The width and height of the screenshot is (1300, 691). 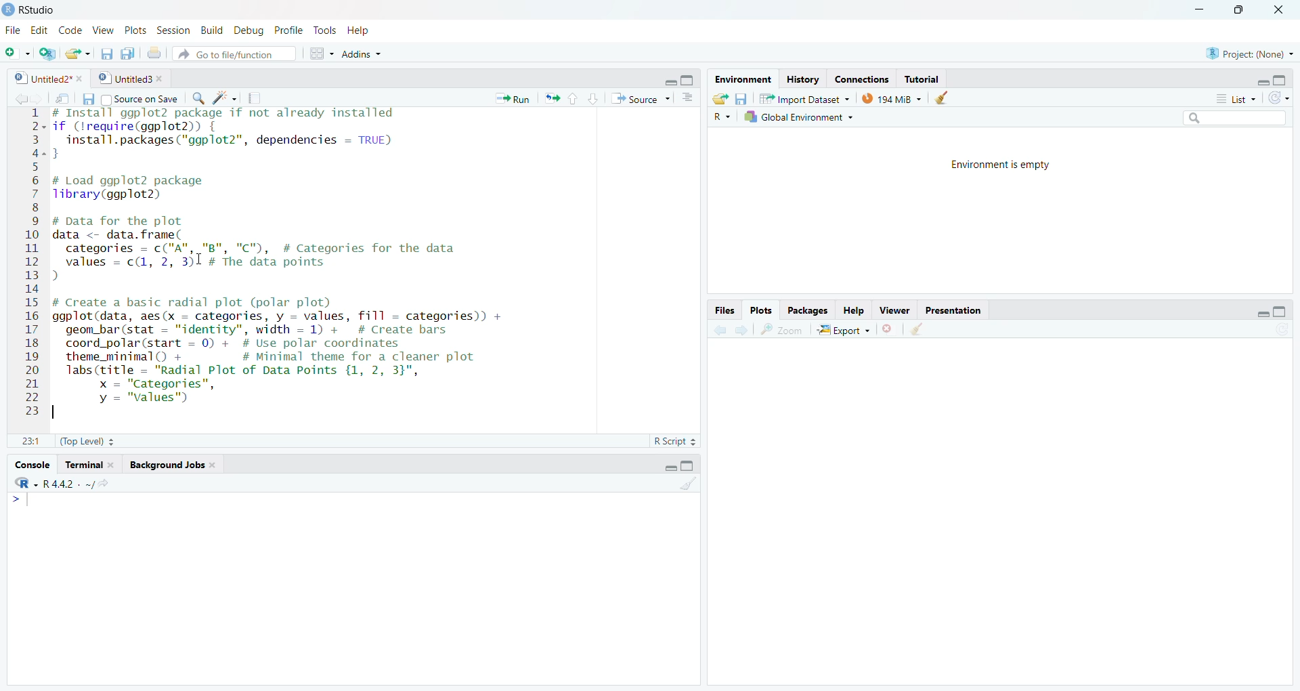 I want to click on Untitled3, so click(x=133, y=79).